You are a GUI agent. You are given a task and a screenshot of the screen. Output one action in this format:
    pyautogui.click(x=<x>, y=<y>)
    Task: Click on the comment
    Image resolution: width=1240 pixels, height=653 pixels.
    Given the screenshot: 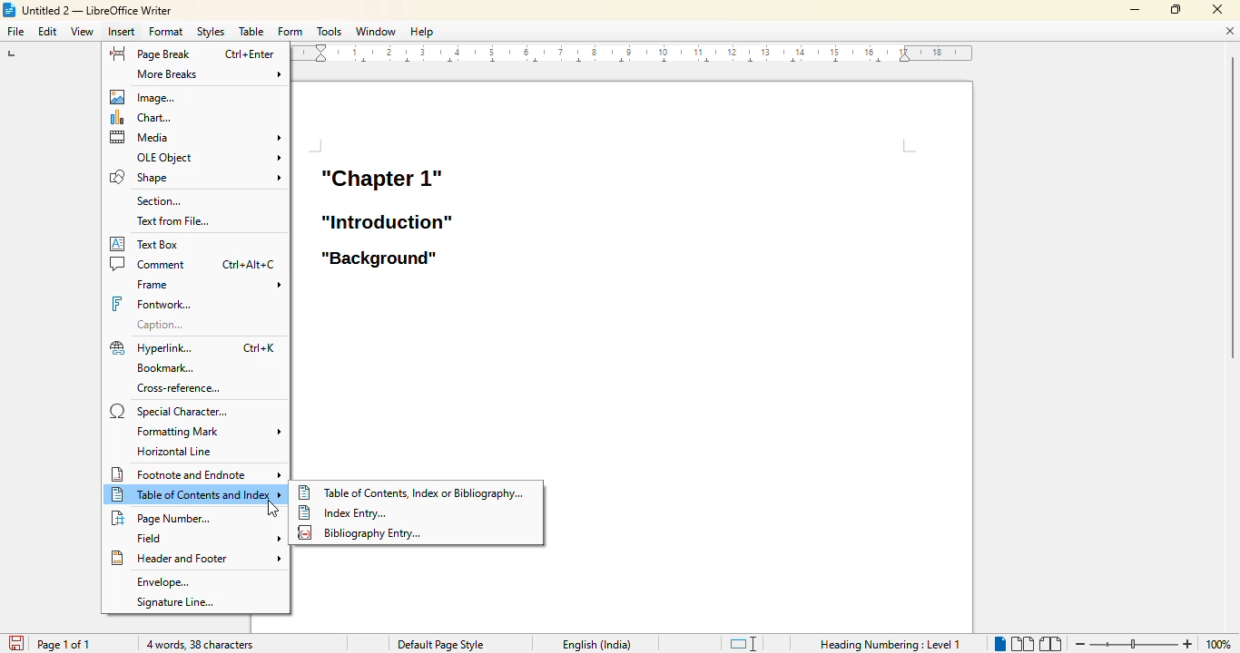 What is the action you would take?
    pyautogui.click(x=149, y=266)
    